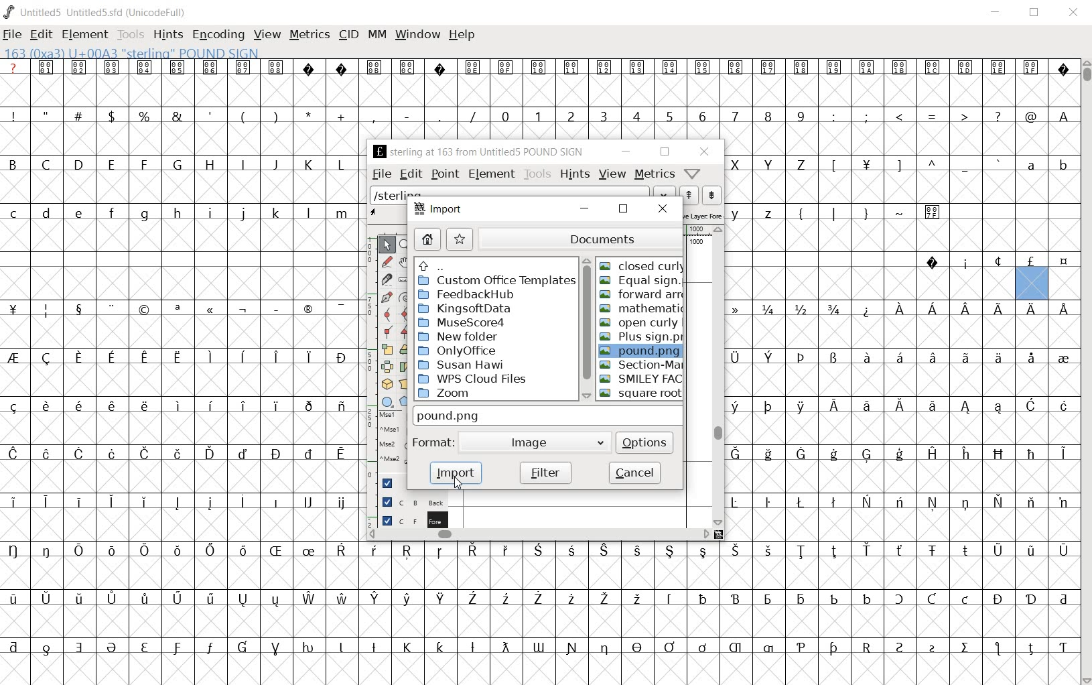  What do you see at coordinates (178, 406) in the screenshot?
I see `Symbol` at bounding box center [178, 406].